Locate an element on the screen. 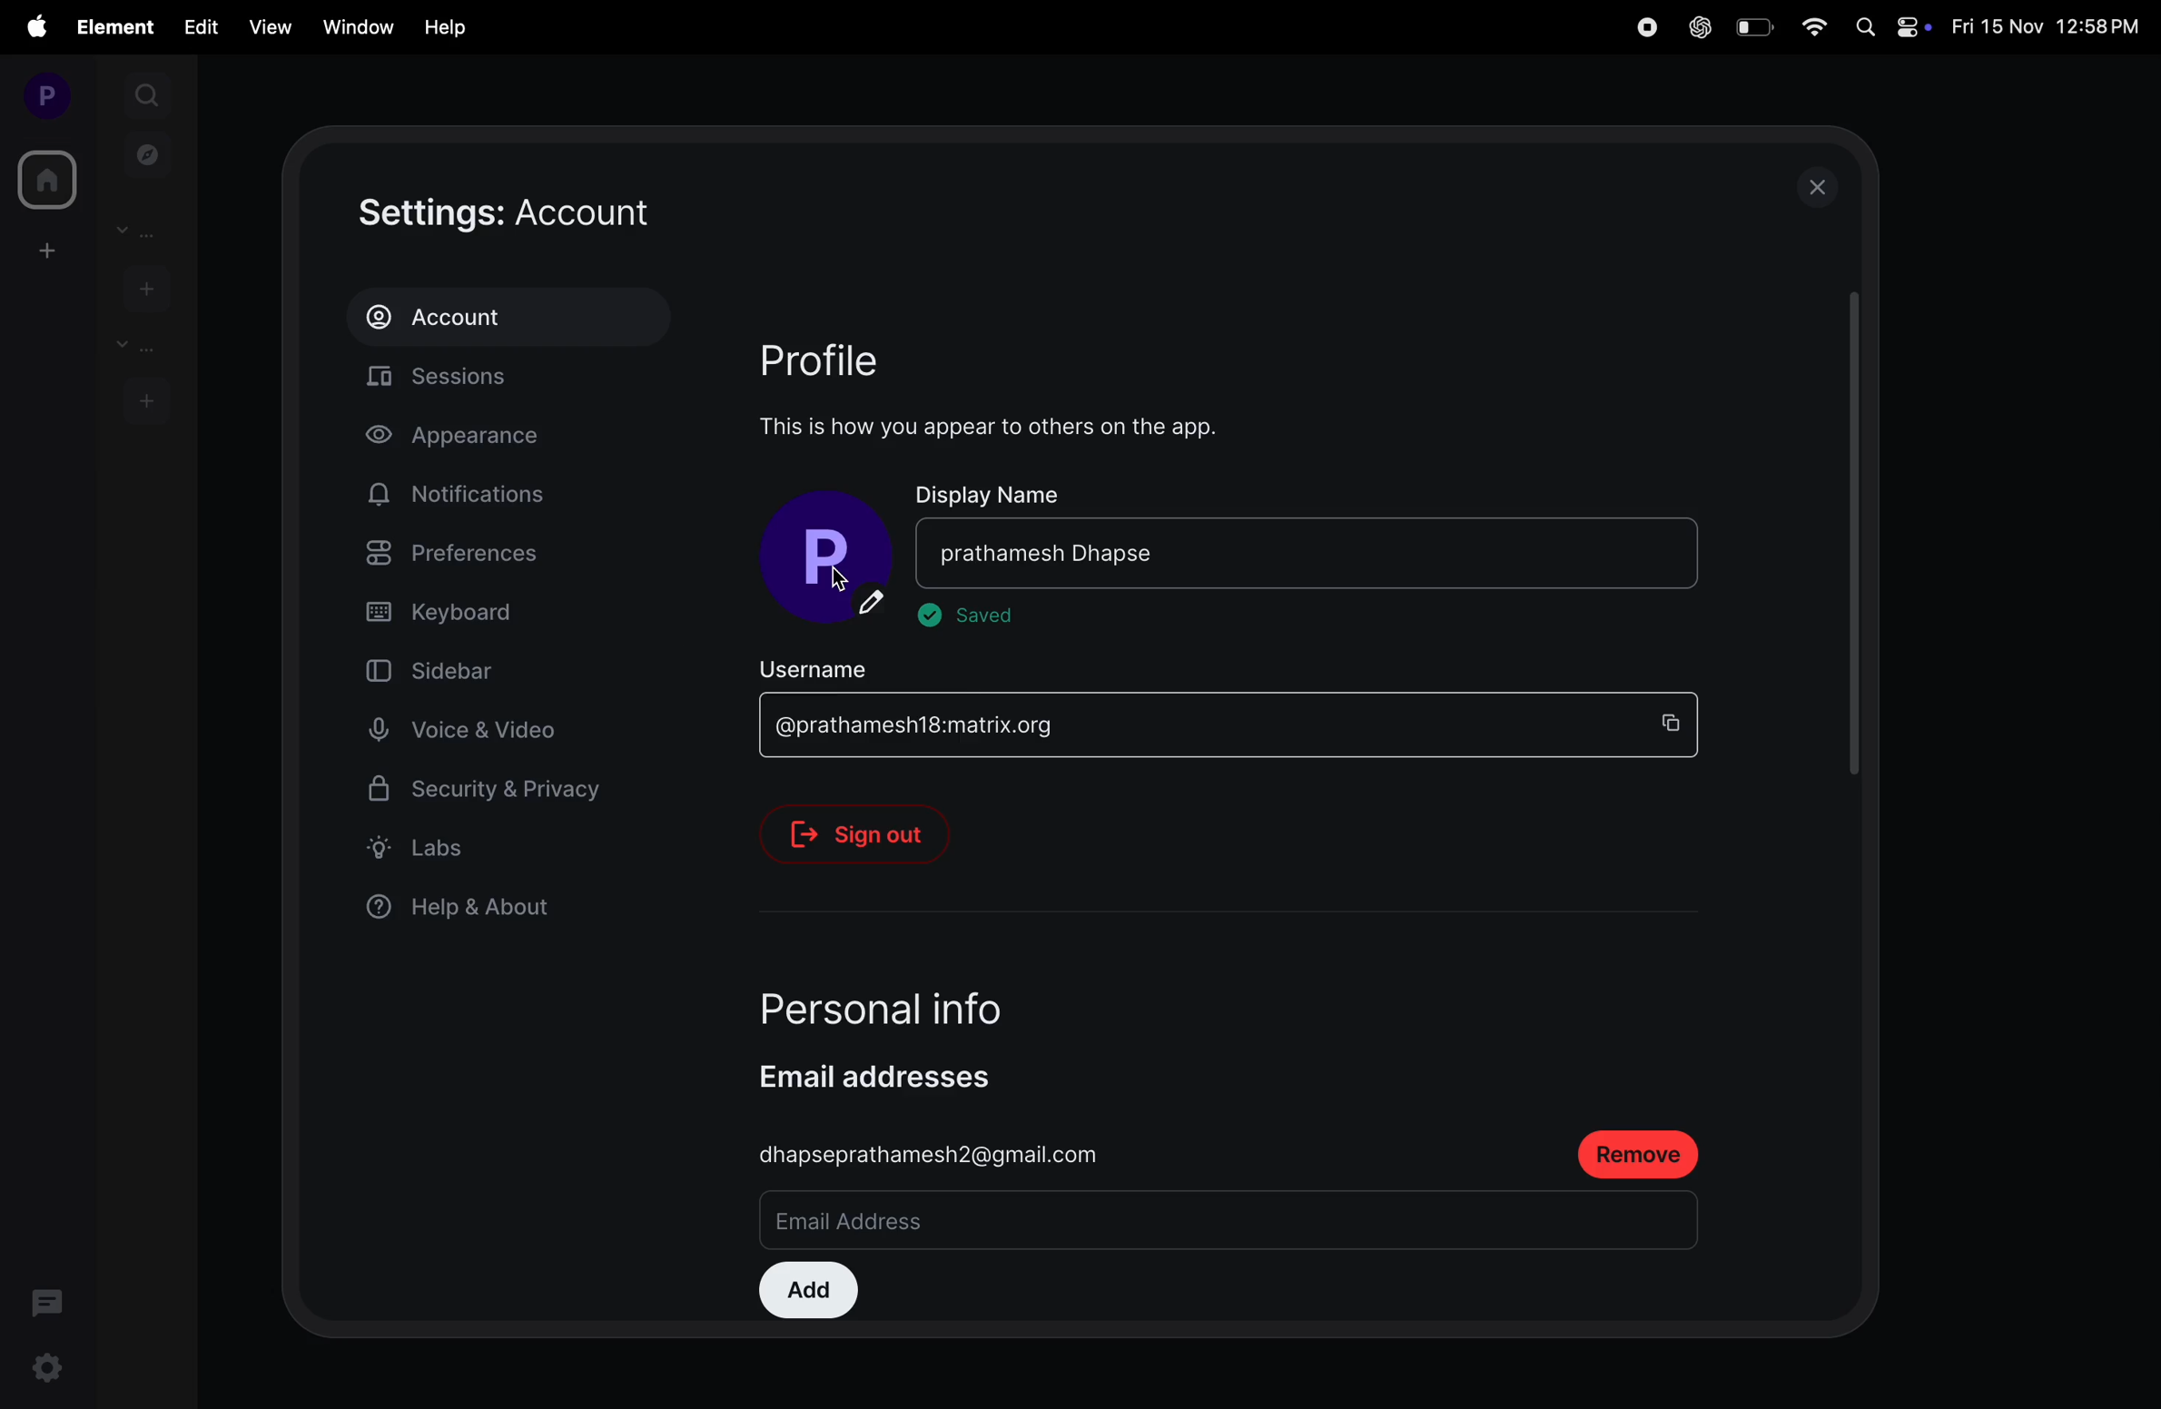 This screenshot has width=2161, height=1409. personal info is located at coordinates (924, 994).